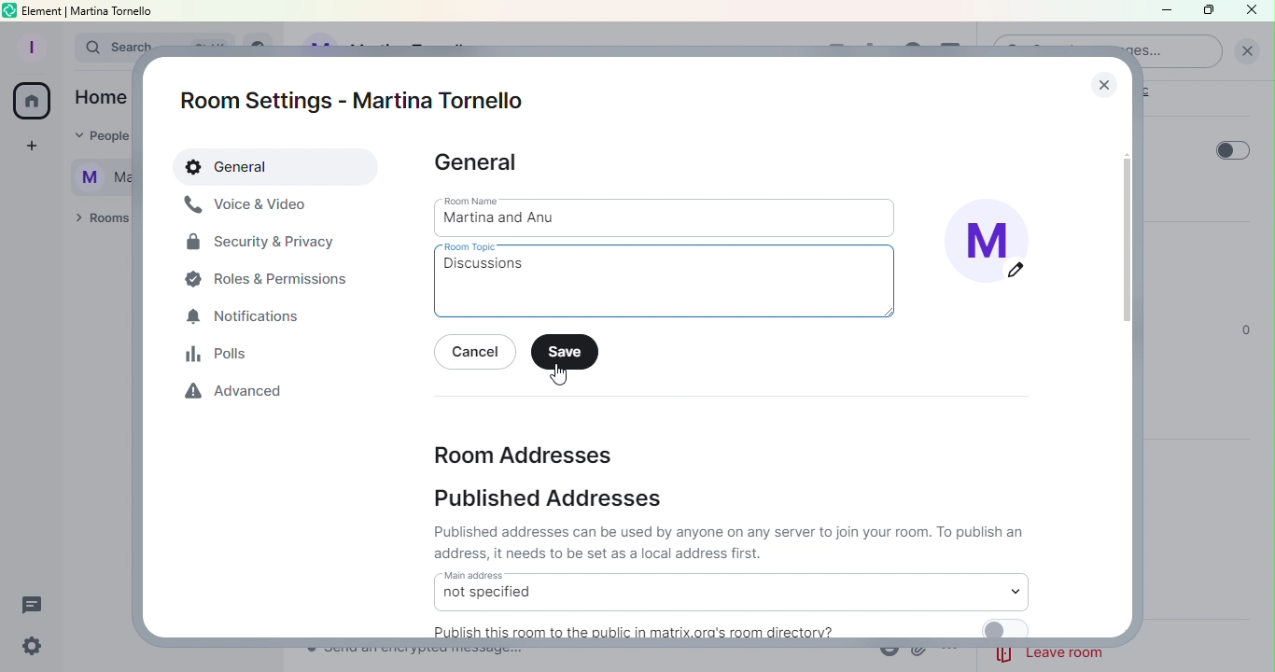  Describe the element at coordinates (223, 354) in the screenshot. I see `Polls` at that location.